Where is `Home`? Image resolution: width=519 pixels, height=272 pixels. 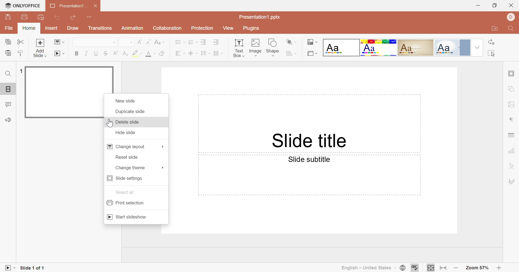 Home is located at coordinates (29, 28).